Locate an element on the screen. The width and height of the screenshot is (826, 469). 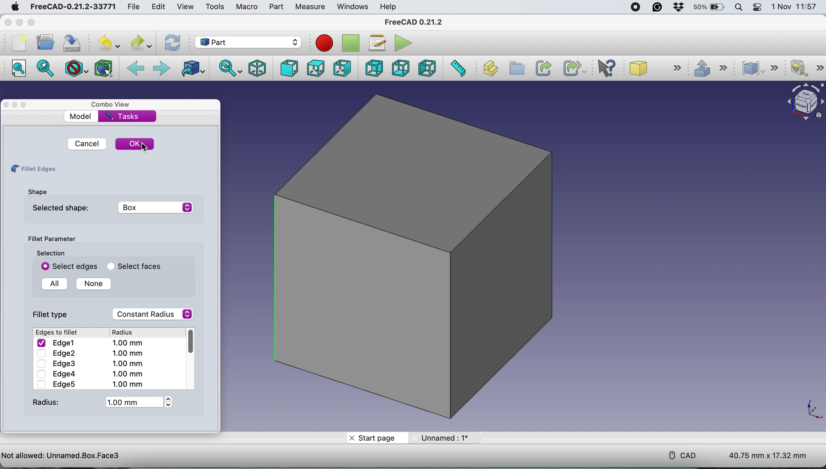
backward is located at coordinates (135, 69).